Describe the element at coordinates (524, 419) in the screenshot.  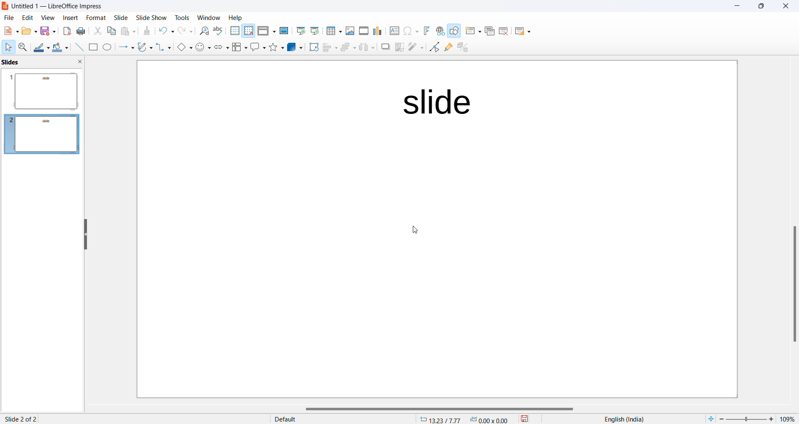
I see `save` at that location.